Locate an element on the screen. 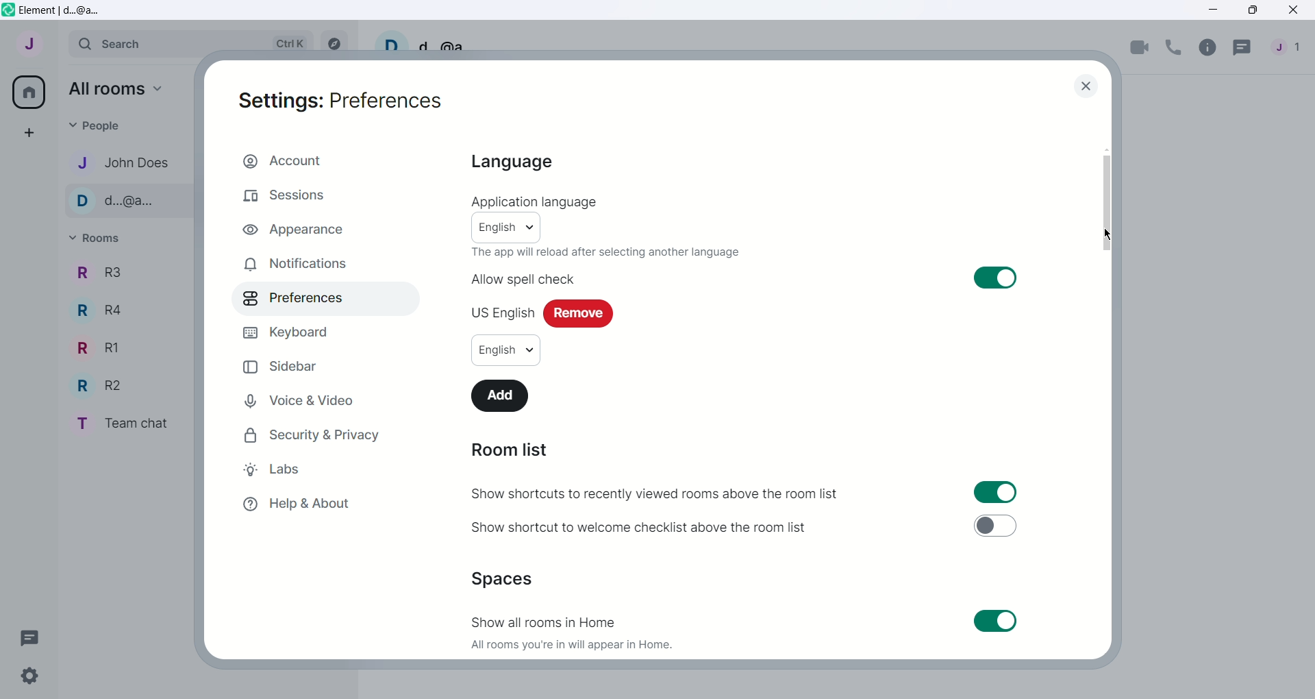 This screenshot has height=699, width=1315. Spaces is located at coordinates (502, 579).